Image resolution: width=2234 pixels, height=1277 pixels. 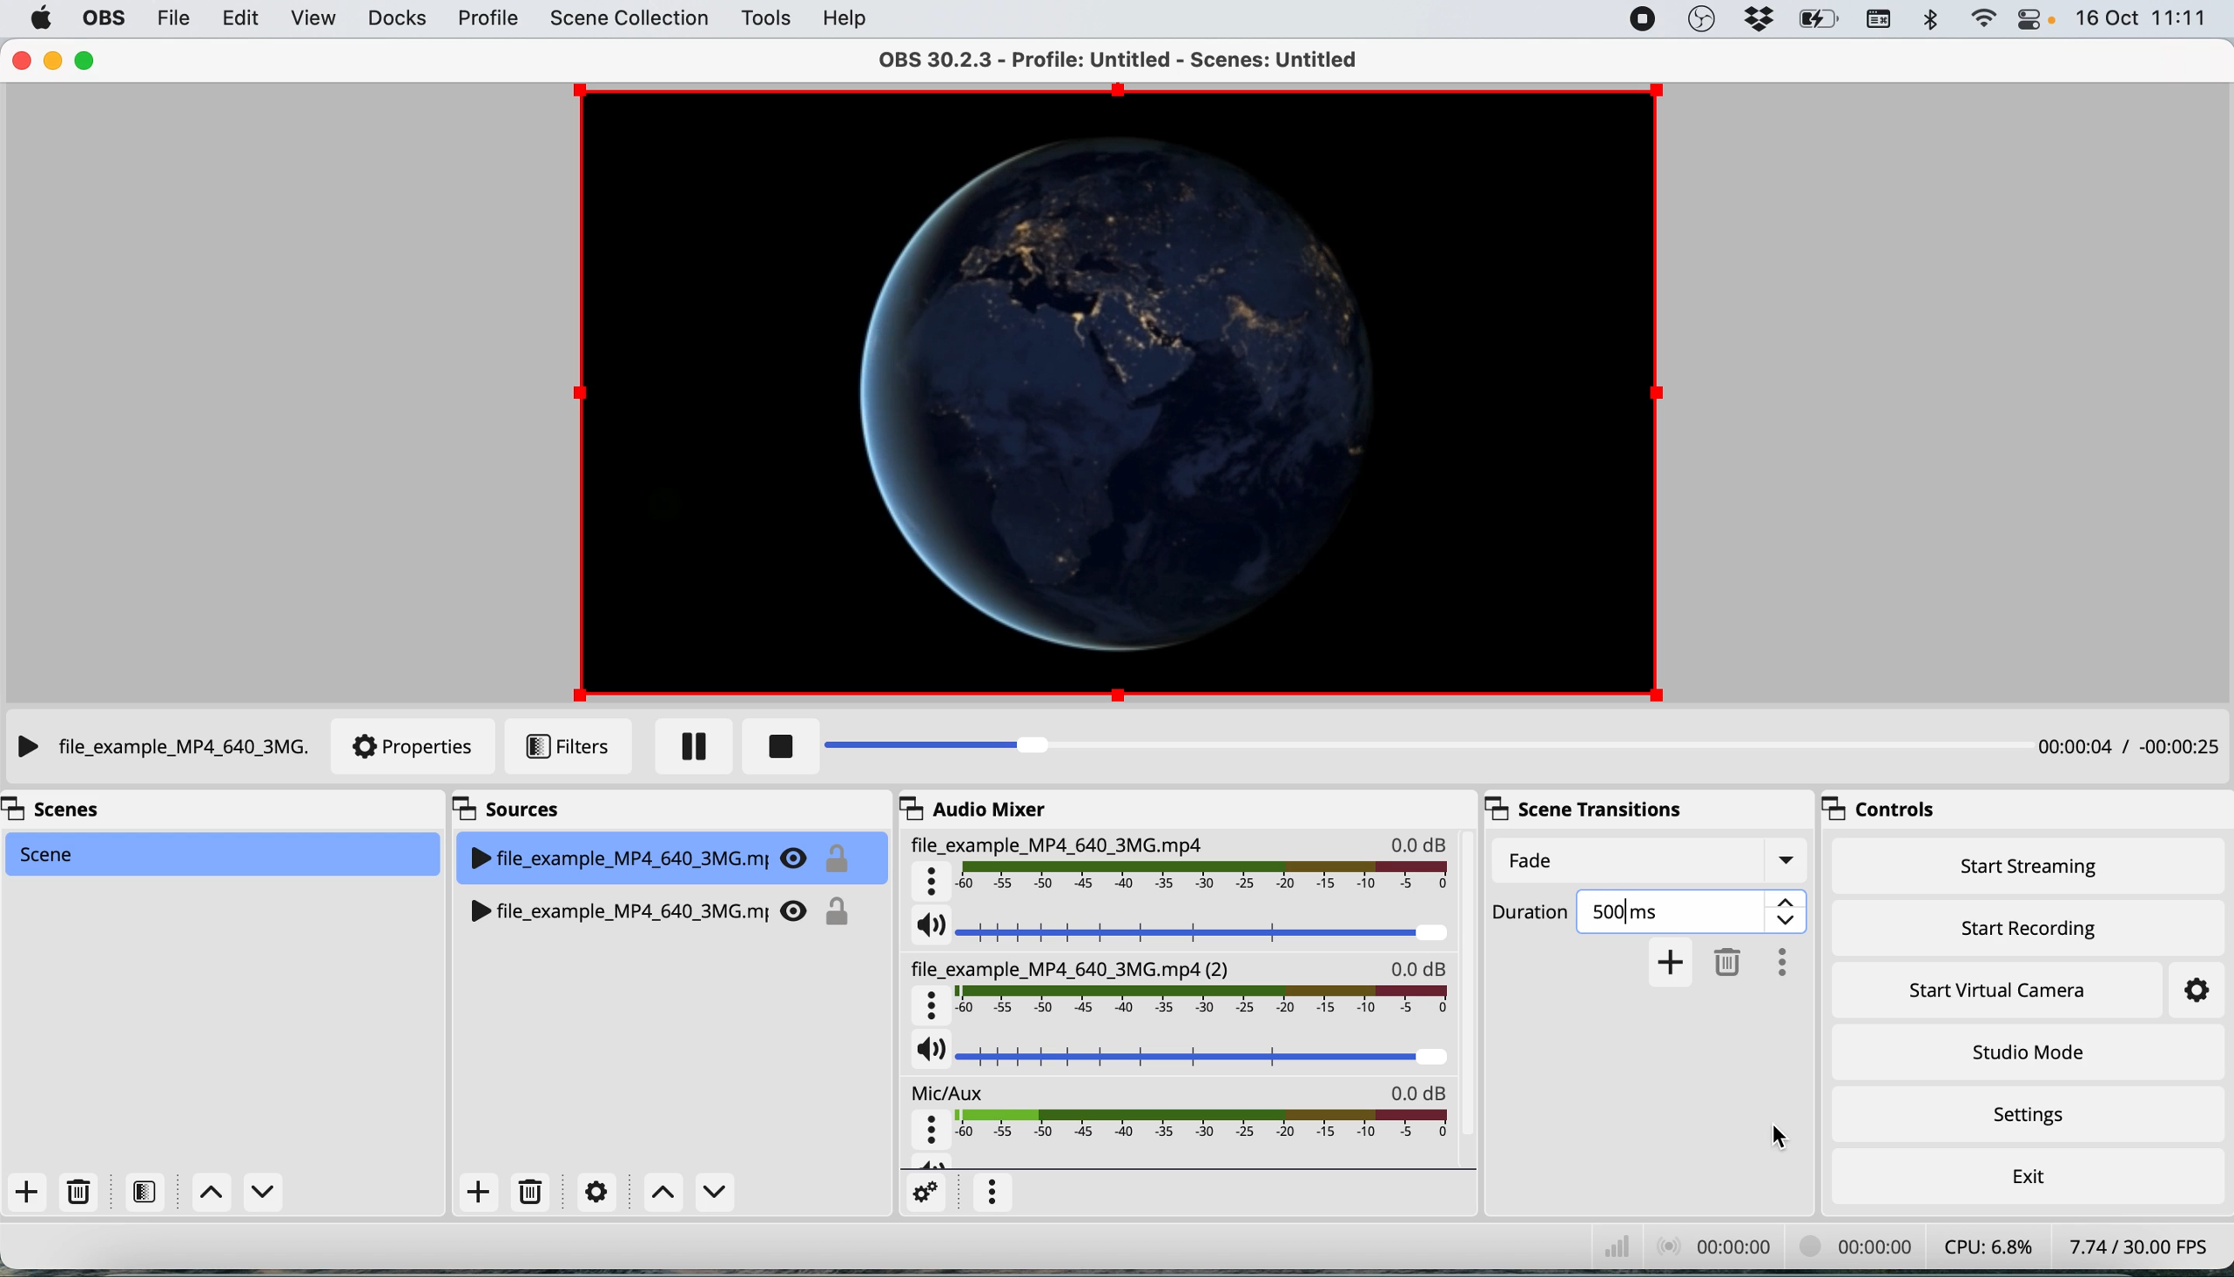 I want to click on settings, so click(x=923, y=1194).